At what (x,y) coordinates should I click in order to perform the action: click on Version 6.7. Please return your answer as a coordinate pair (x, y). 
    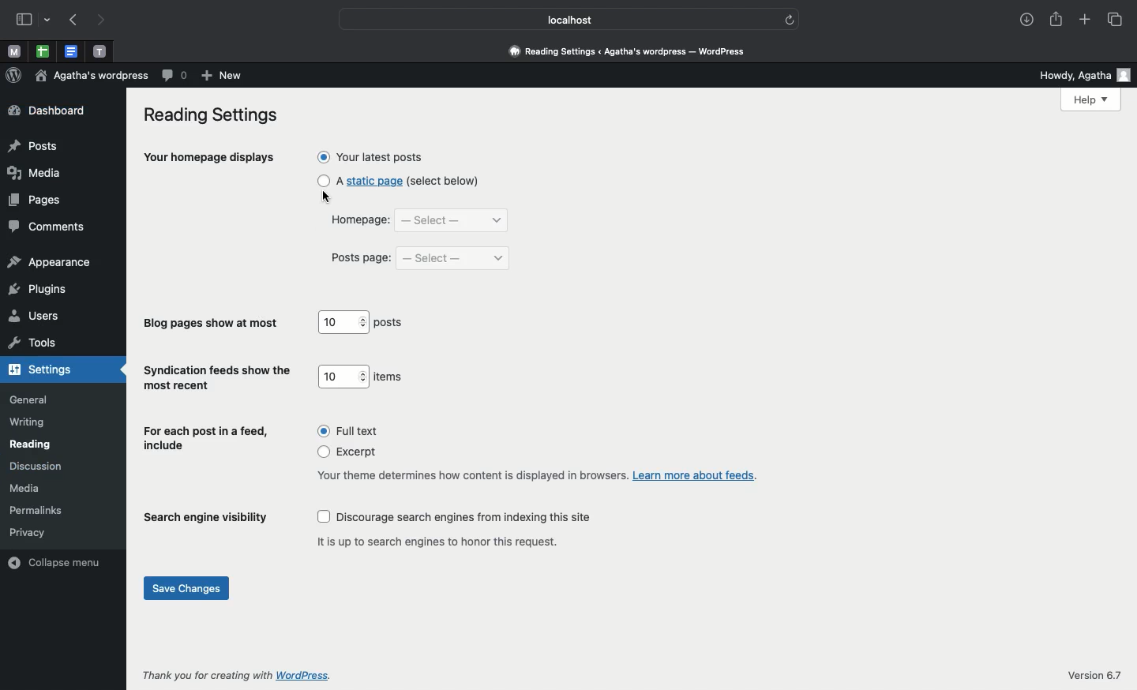
    Looking at the image, I should click on (1098, 675).